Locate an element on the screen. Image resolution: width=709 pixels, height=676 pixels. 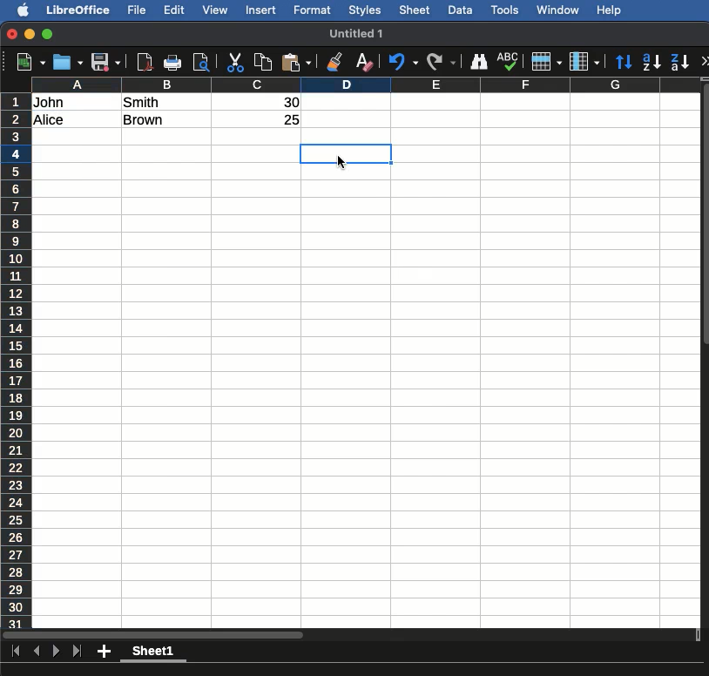
Window is located at coordinates (561, 10).